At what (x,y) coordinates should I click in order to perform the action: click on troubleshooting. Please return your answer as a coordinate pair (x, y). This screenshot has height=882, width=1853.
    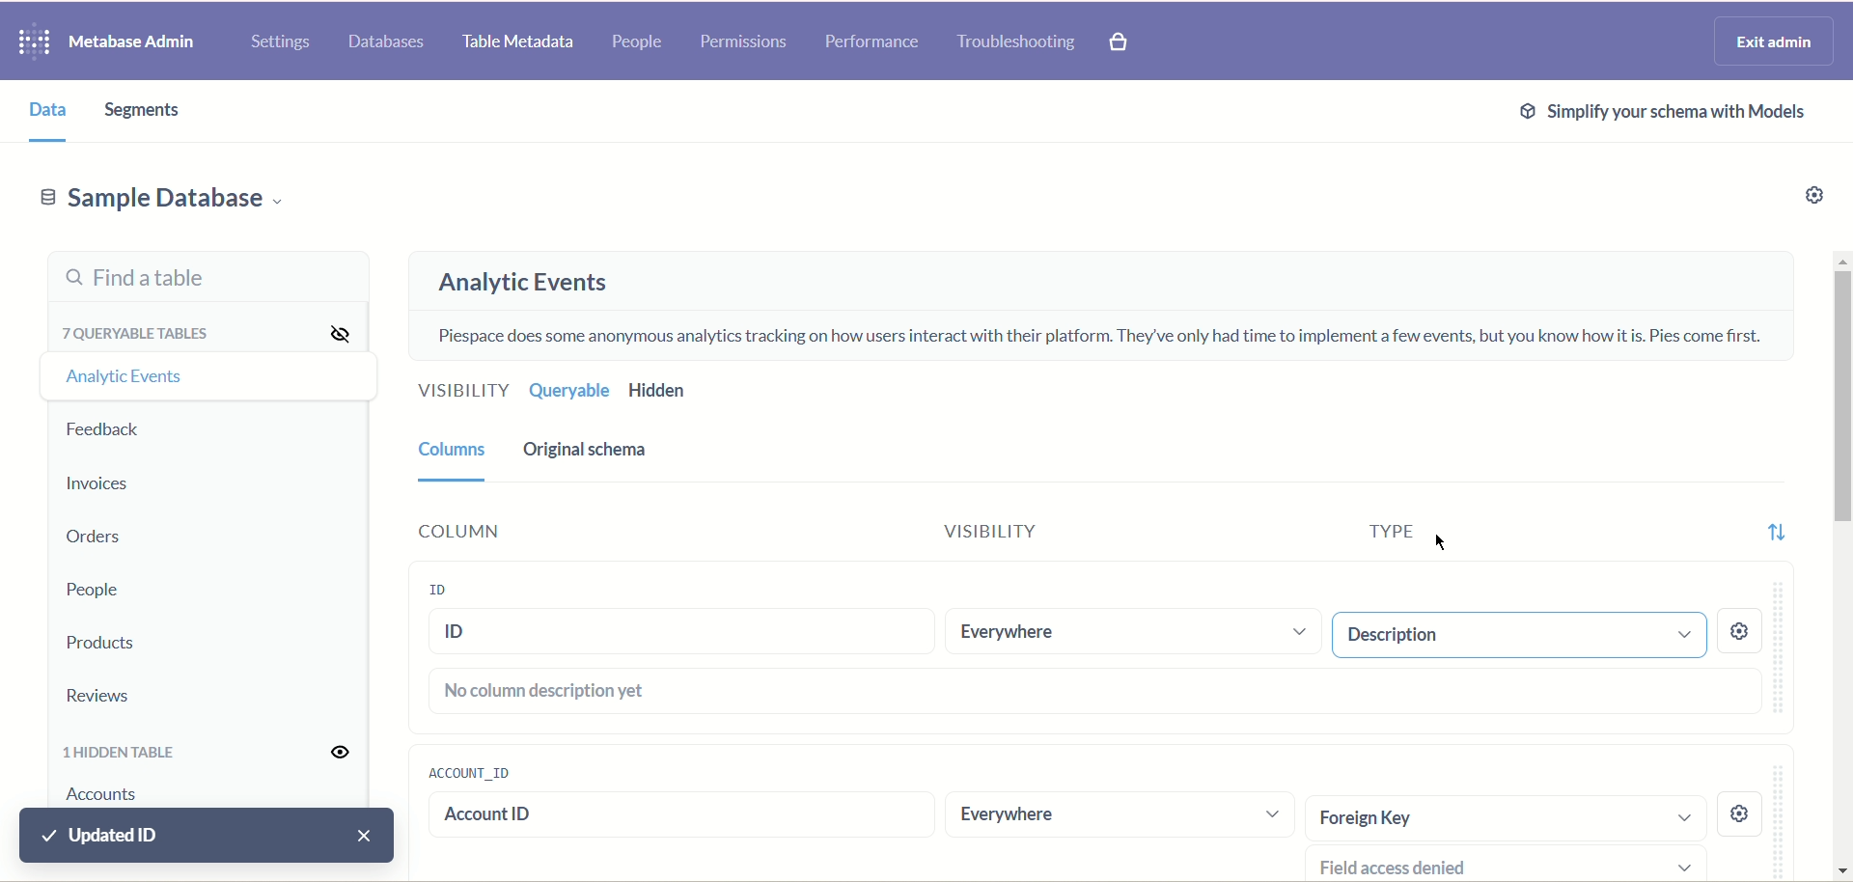
    Looking at the image, I should click on (1016, 41).